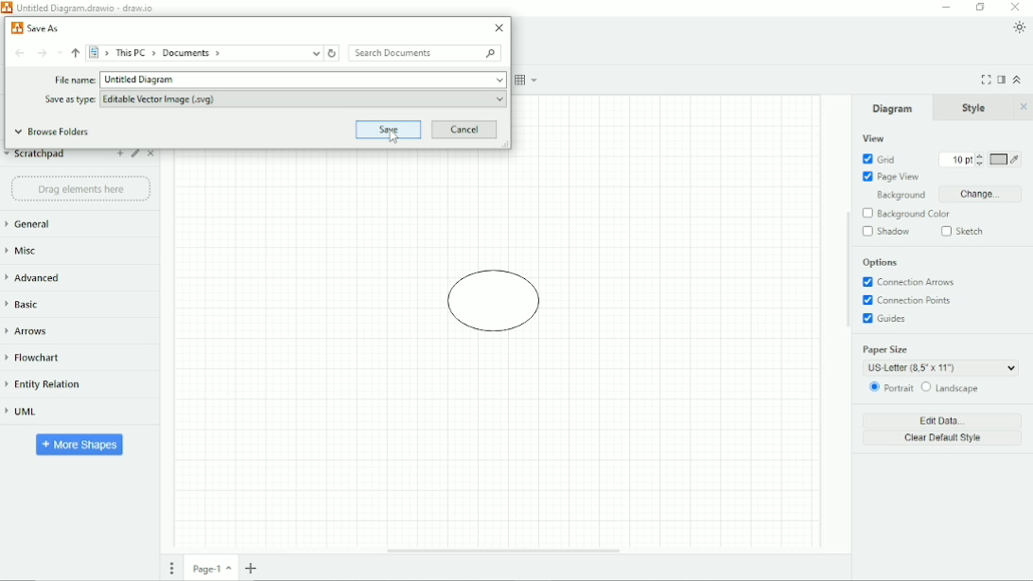  What do you see at coordinates (204, 53) in the screenshot?
I see `> This PC > Documents >` at bounding box center [204, 53].